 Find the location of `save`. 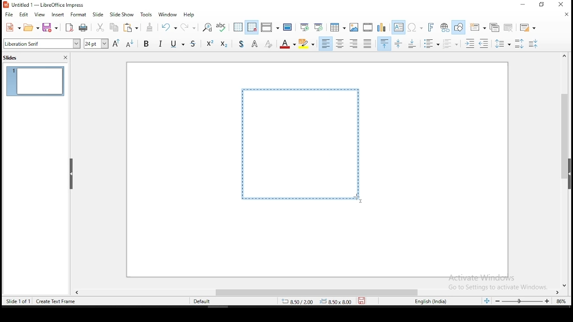

save is located at coordinates (50, 27).